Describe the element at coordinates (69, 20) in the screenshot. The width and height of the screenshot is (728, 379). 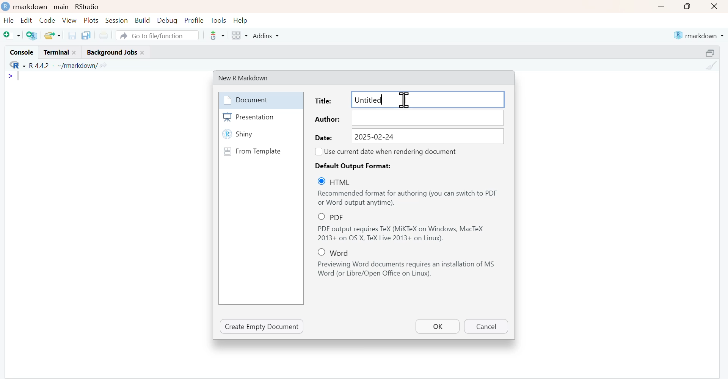
I see `View` at that location.